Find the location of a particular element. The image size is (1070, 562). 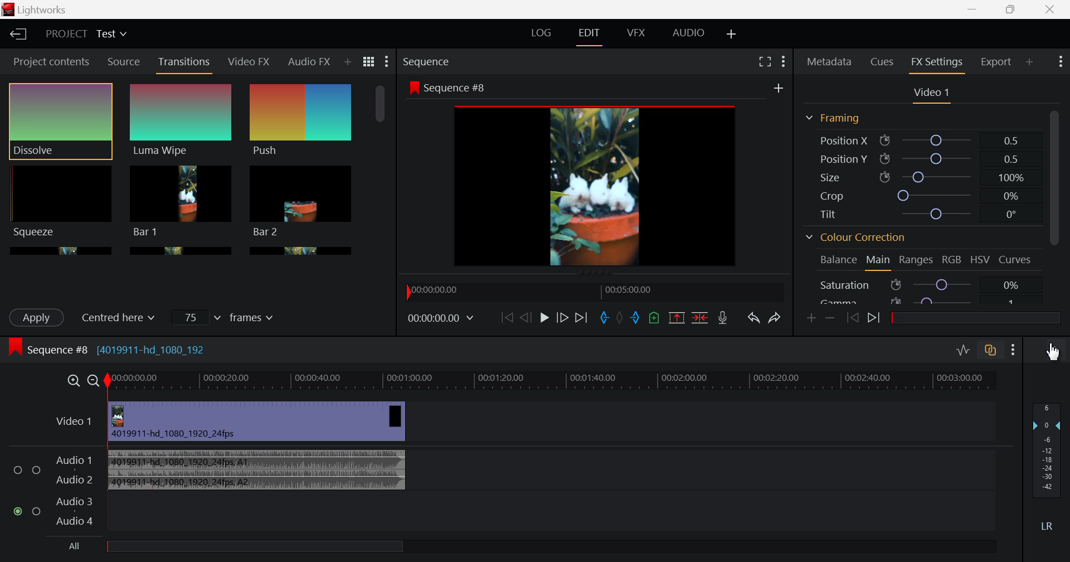

Lightworks is located at coordinates (54, 9).